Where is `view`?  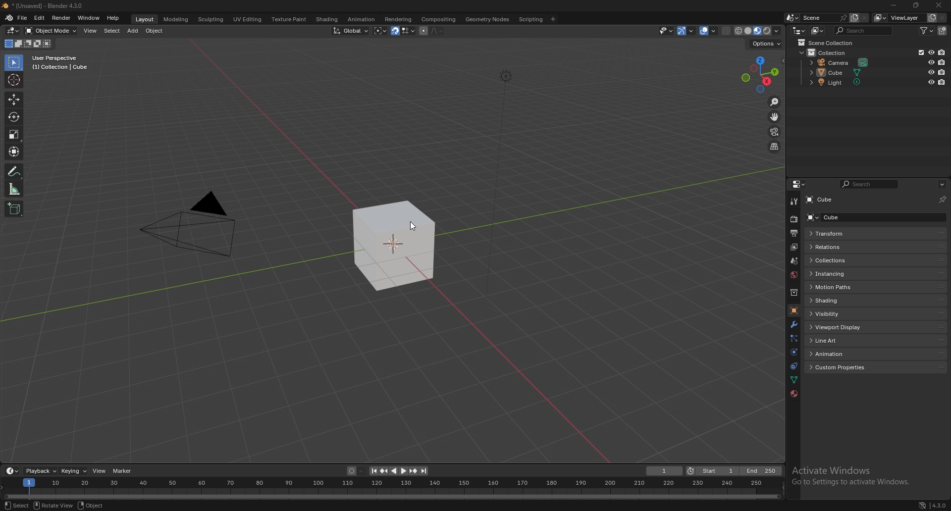 view is located at coordinates (91, 31).